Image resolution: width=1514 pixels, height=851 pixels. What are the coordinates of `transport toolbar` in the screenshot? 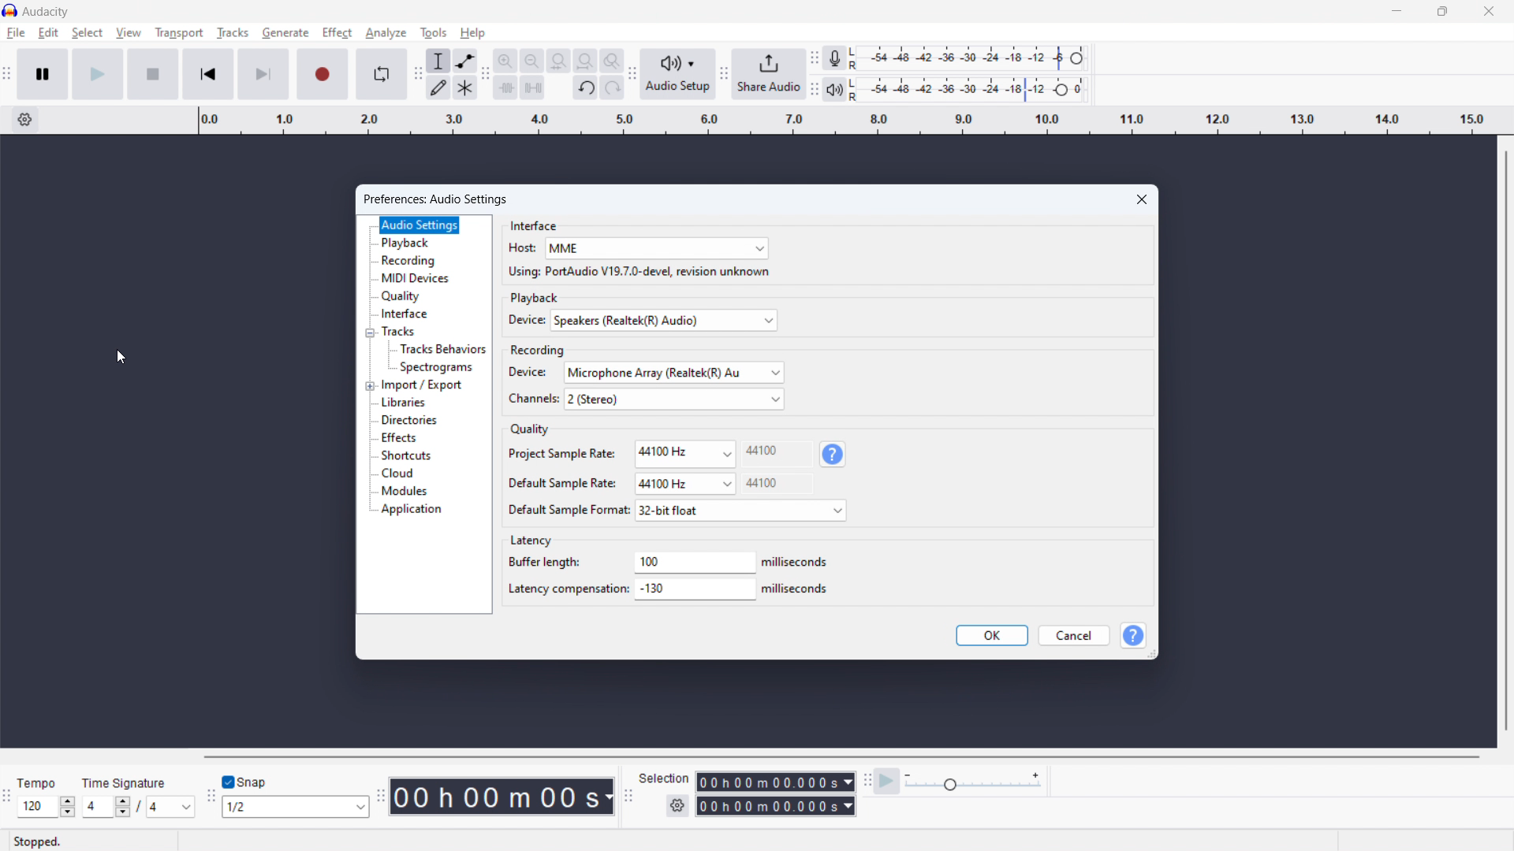 It's located at (7, 76).